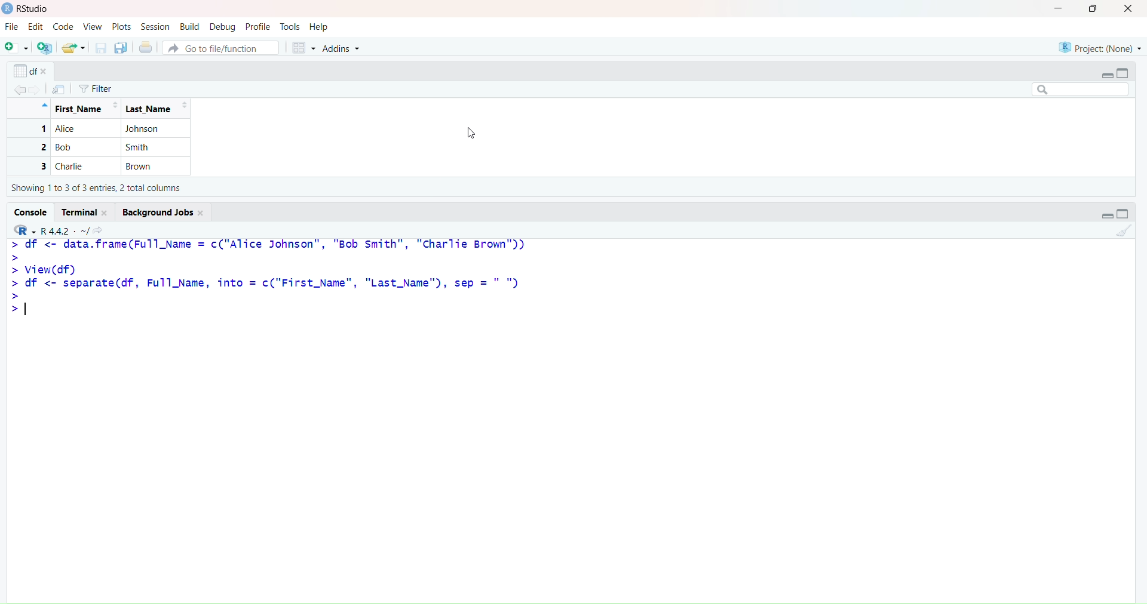 The height and width of the screenshot is (604, 1147). Describe the element at coordinates (43, 104) in the screenshot. I see `Hide` at that location.